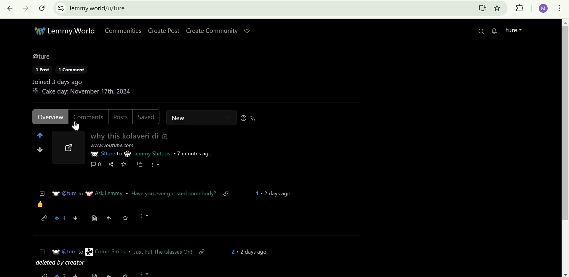 The image size is (569, 277). What do you see at coordinates (103, 154) in the screenshot?
I see `user id` at bounding box center [103, 154].